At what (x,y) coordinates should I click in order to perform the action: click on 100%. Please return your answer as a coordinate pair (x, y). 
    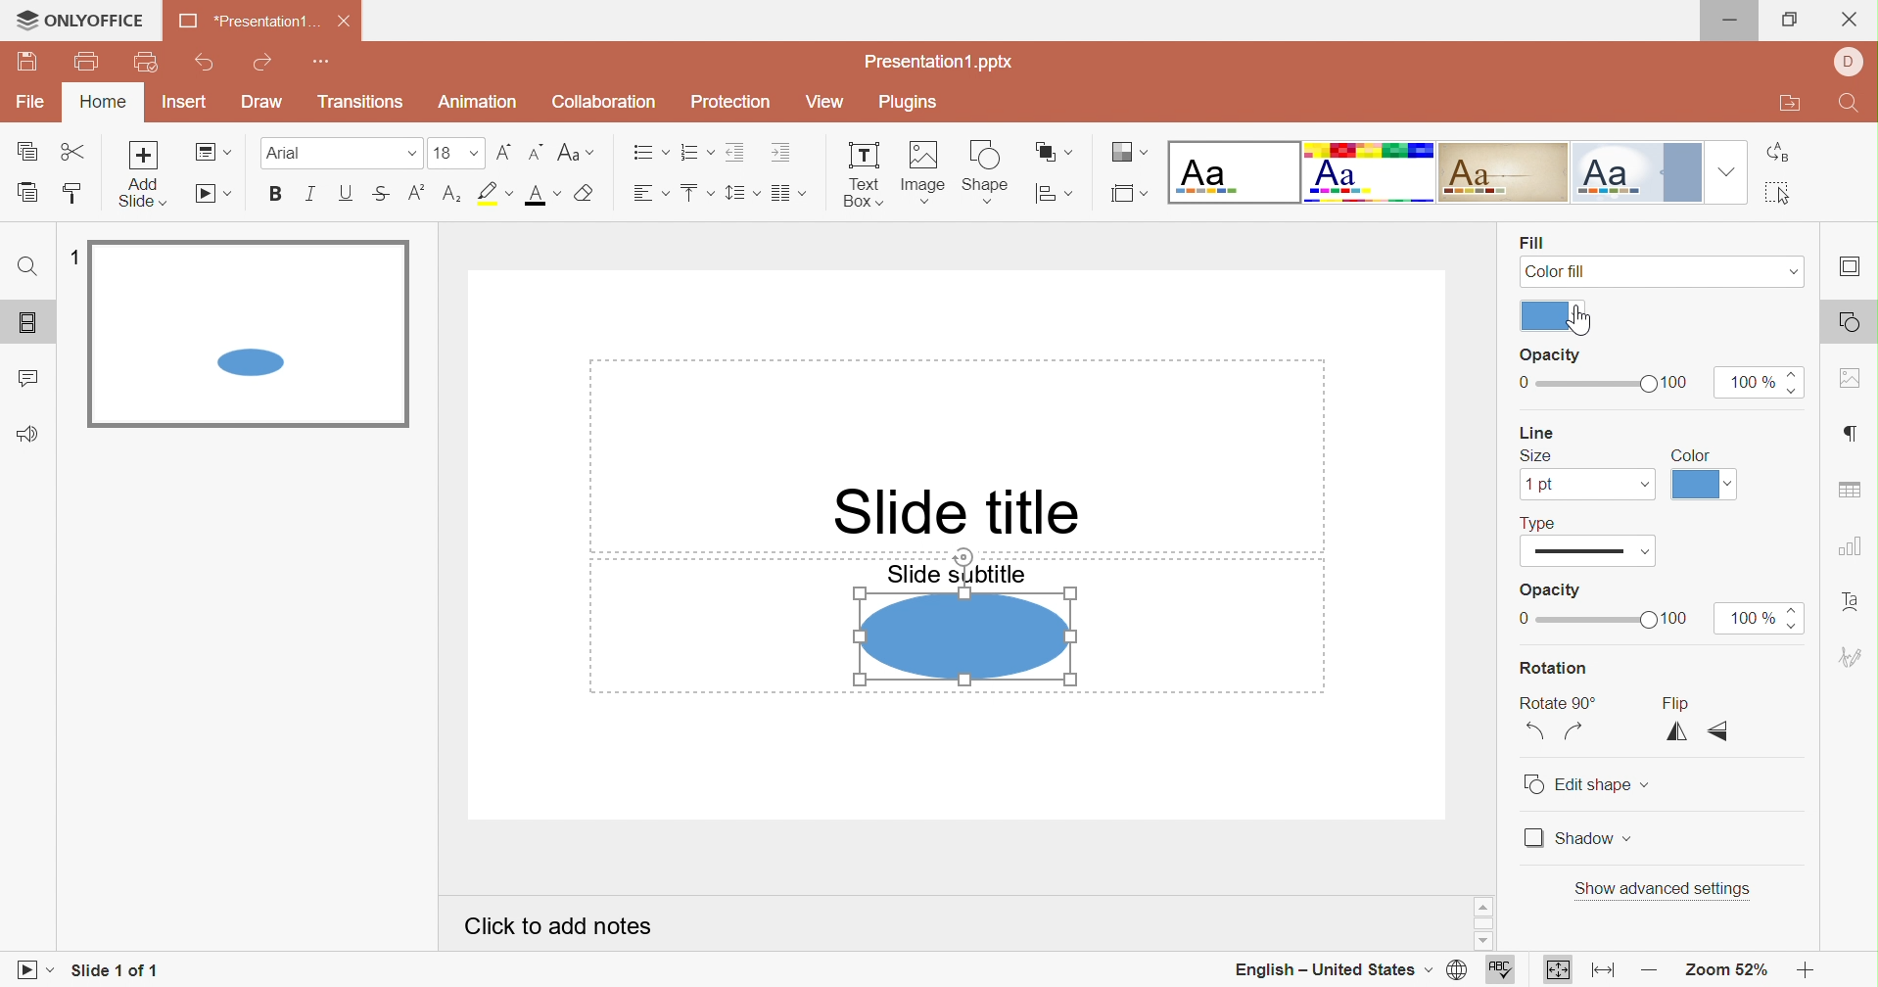
    Looking at the image, I should click on (1761, 382).